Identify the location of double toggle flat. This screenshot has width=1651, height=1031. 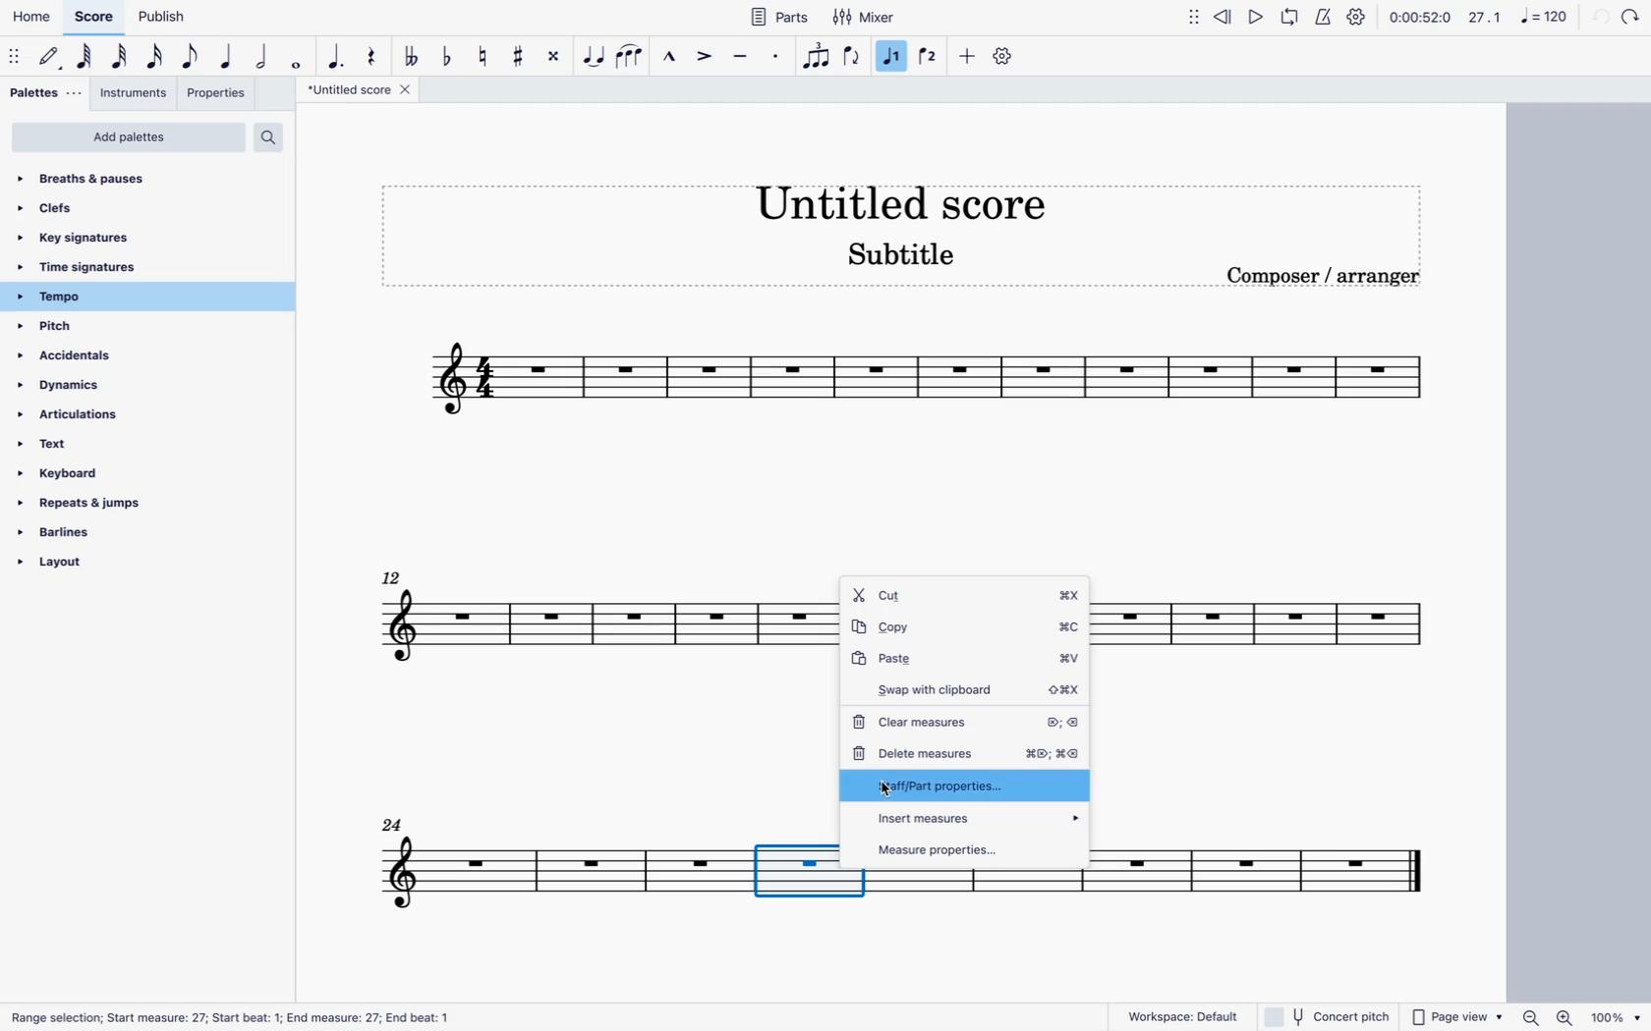
(412, 57).